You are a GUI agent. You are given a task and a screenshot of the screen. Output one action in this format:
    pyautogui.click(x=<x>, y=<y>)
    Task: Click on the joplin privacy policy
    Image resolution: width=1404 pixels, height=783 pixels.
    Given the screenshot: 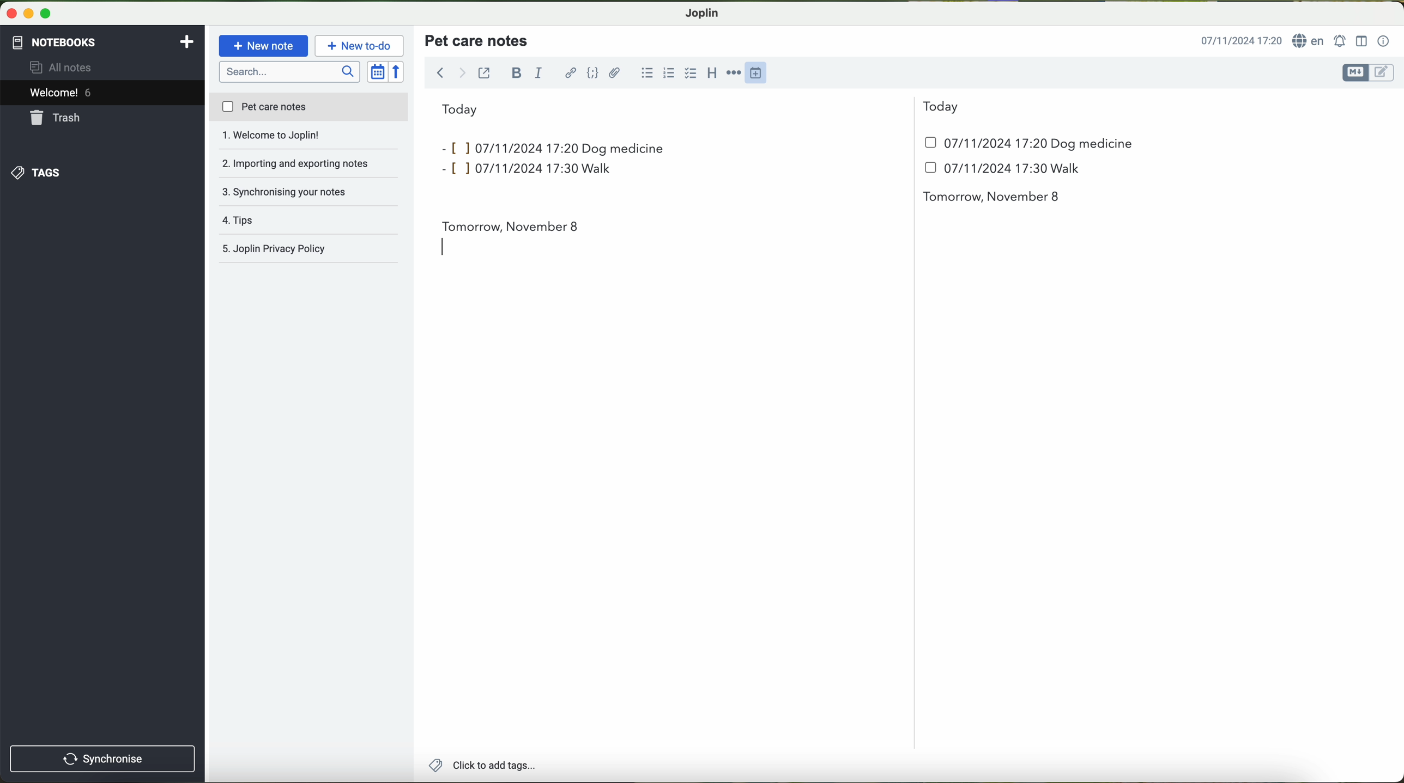 What is the action you would take?
    pyautogui.click(x=303, y=250)
    